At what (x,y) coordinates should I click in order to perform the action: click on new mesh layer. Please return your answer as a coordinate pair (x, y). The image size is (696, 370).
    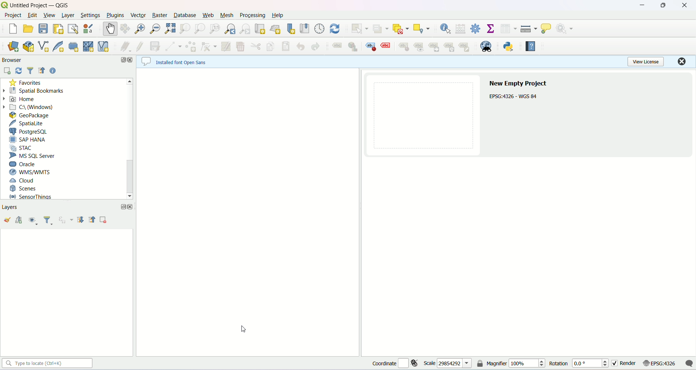
    Looking at the image, I should click on (88, 46).